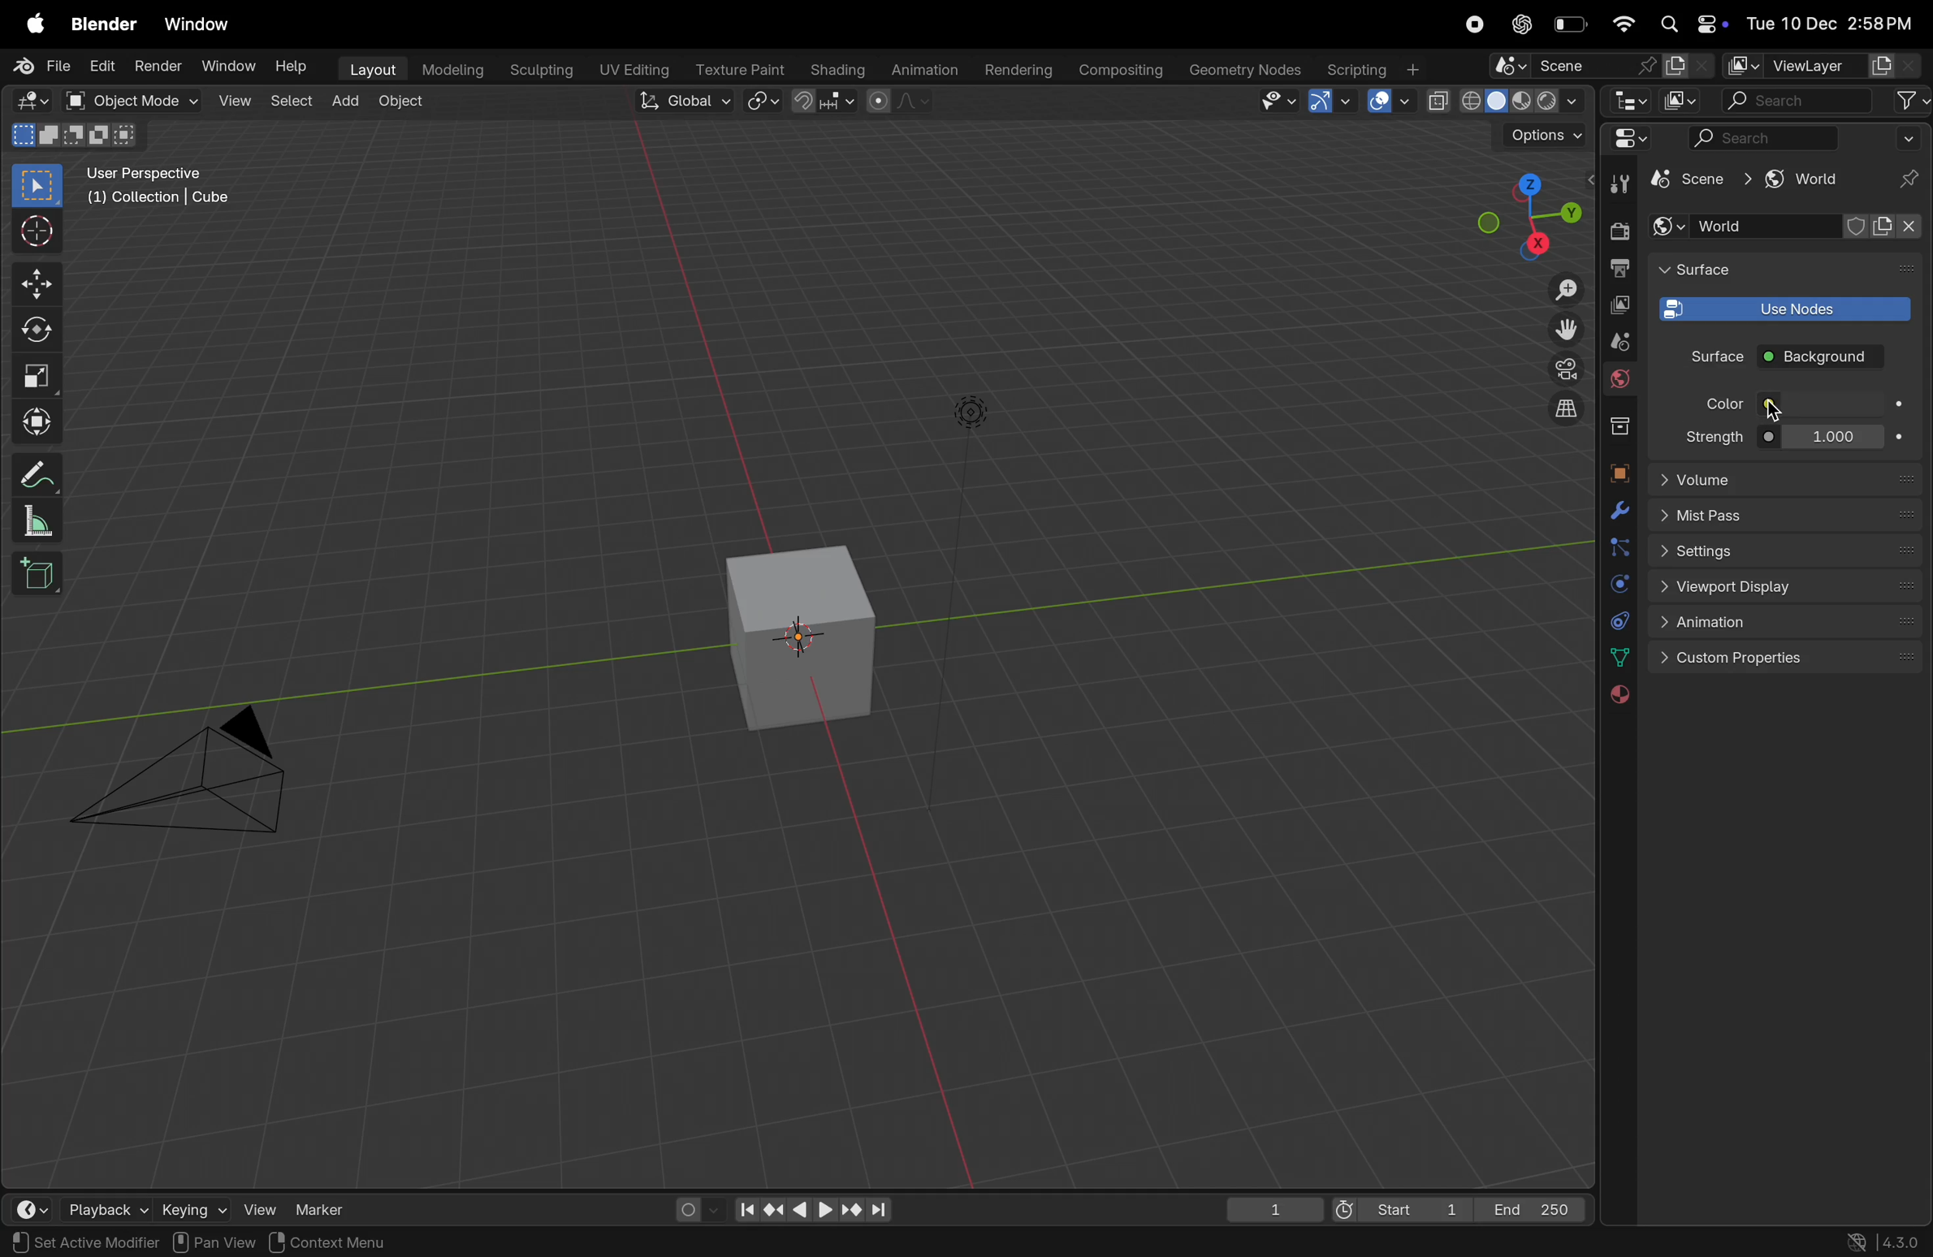  Describe the element at coordinates (901, 104) in the screenshot. I see `proportinal editing objects` at that location.